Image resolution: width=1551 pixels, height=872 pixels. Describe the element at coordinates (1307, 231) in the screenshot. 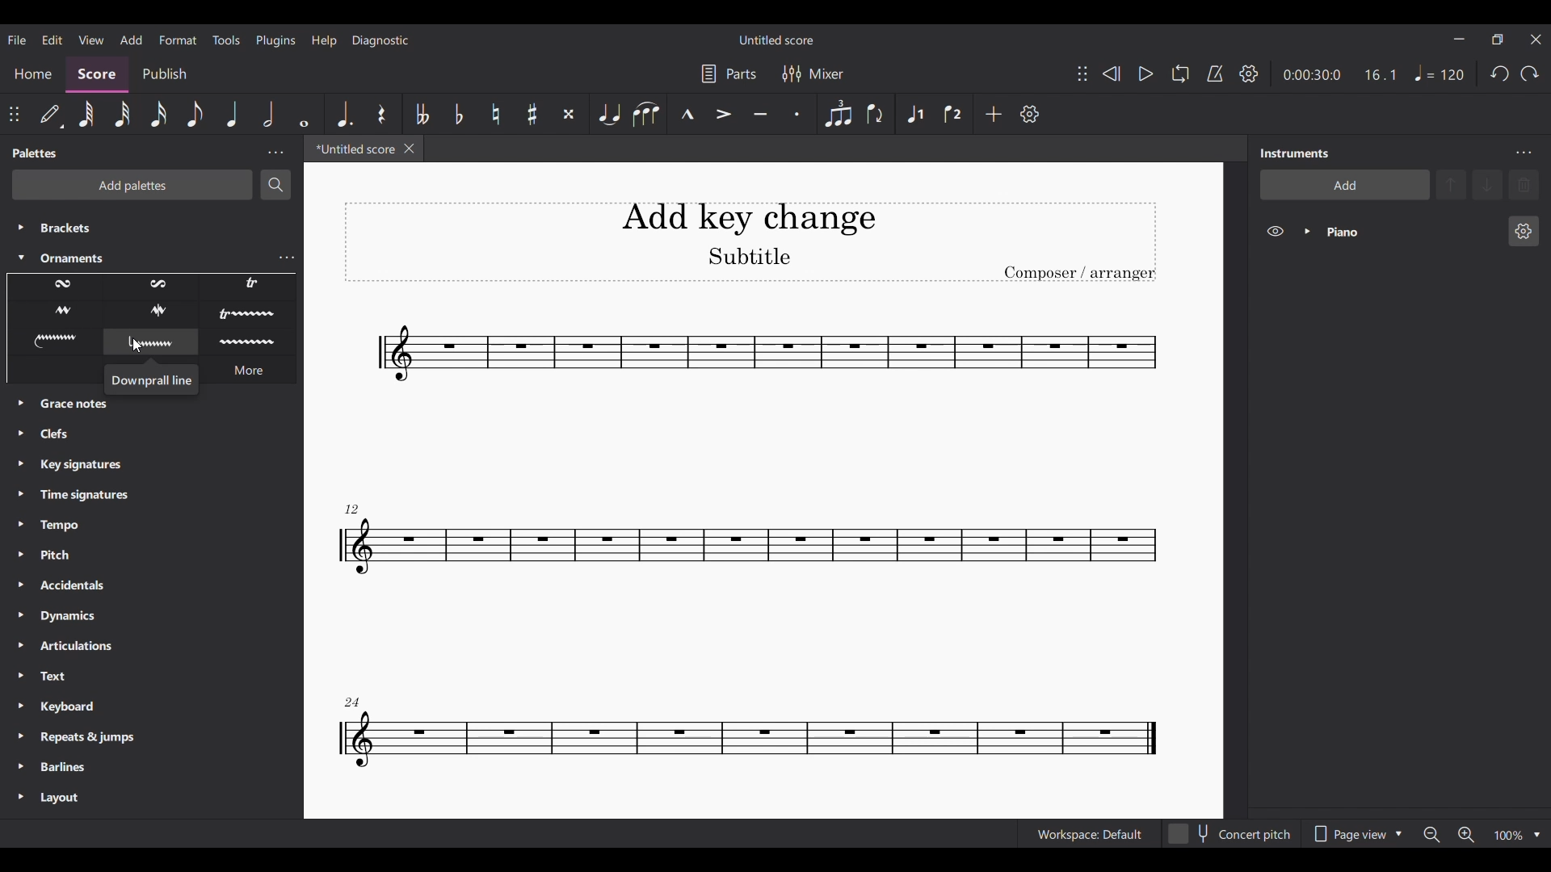

I see `Expand piano` at that location.